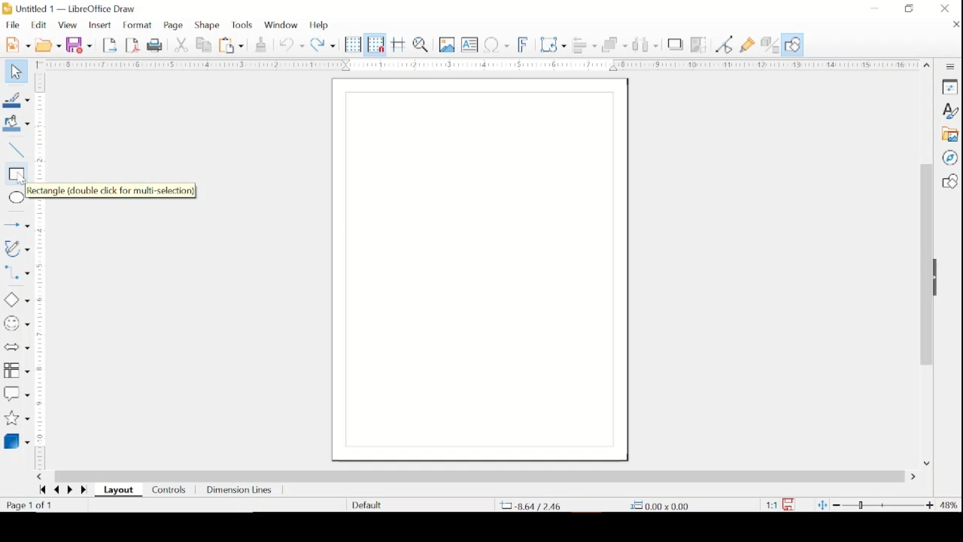  Describe the element at coordinates (16, 300) in the screenshot. I see `diamond` at that location.